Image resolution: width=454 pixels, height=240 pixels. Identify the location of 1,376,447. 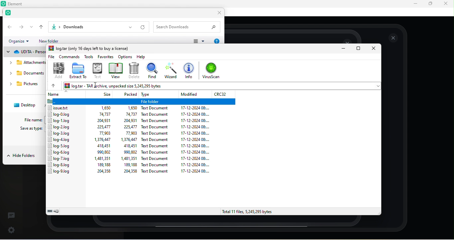
(129, 139).